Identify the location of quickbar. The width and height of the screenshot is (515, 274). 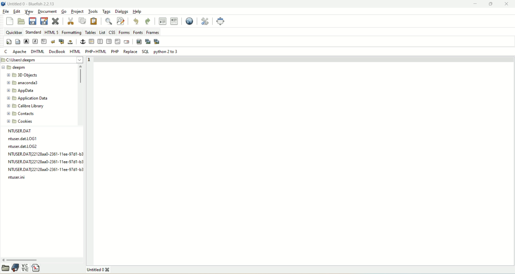
(14, 32).